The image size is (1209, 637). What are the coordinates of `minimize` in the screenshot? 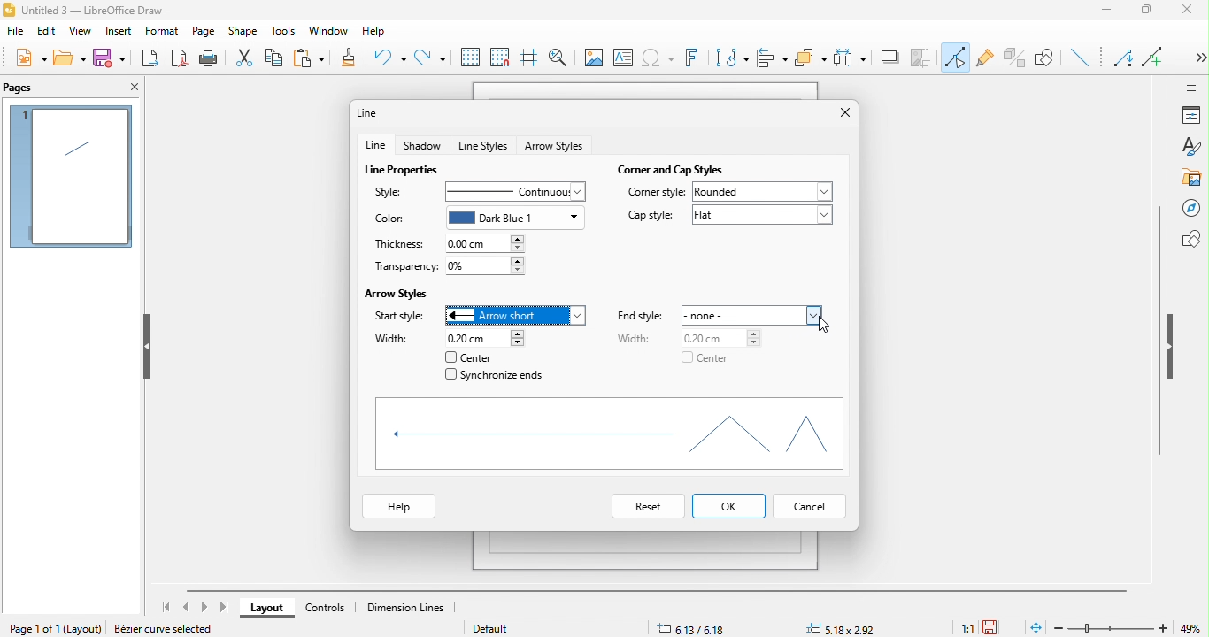 It's located at (1111, 12).